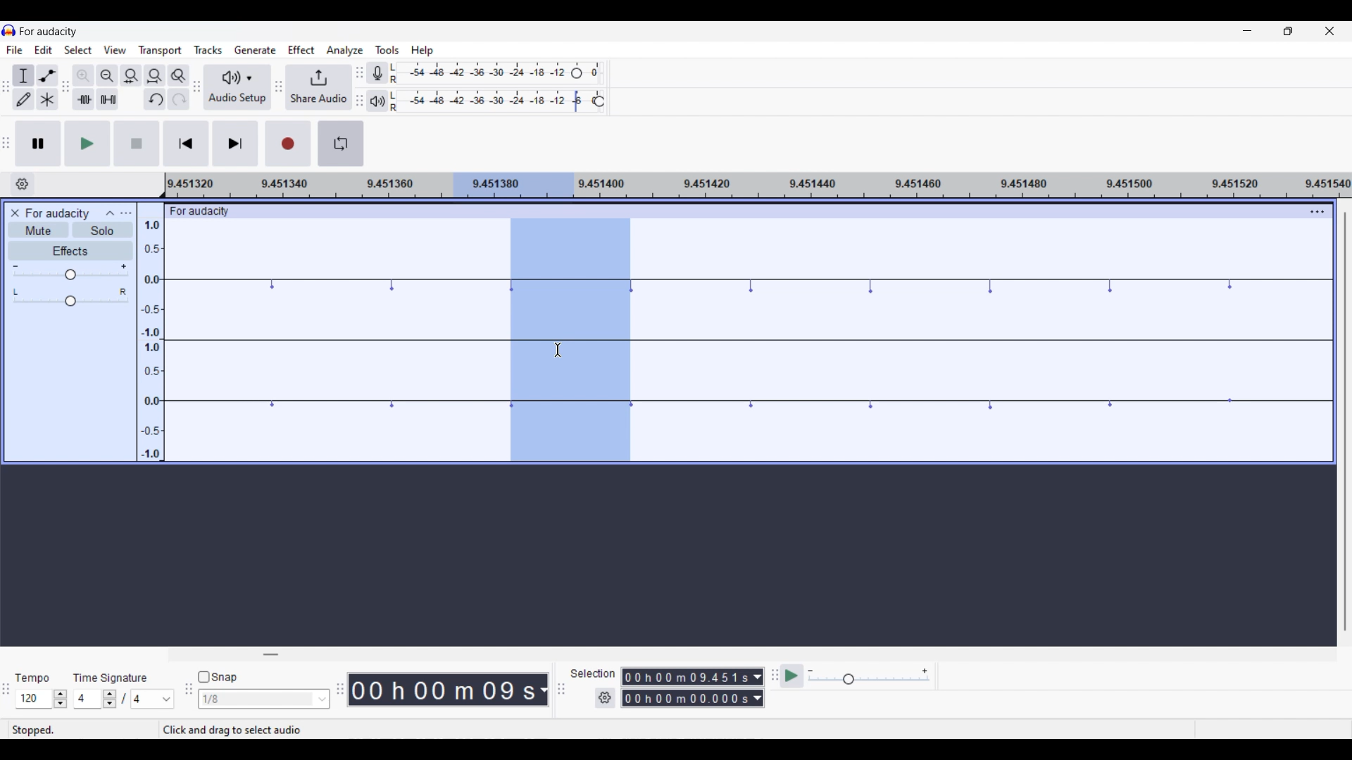 The width and height of the screenshot is (1352, 760). Describe the element at coordinates (180, 99) in the screenshot. I see `Redo` at that location.